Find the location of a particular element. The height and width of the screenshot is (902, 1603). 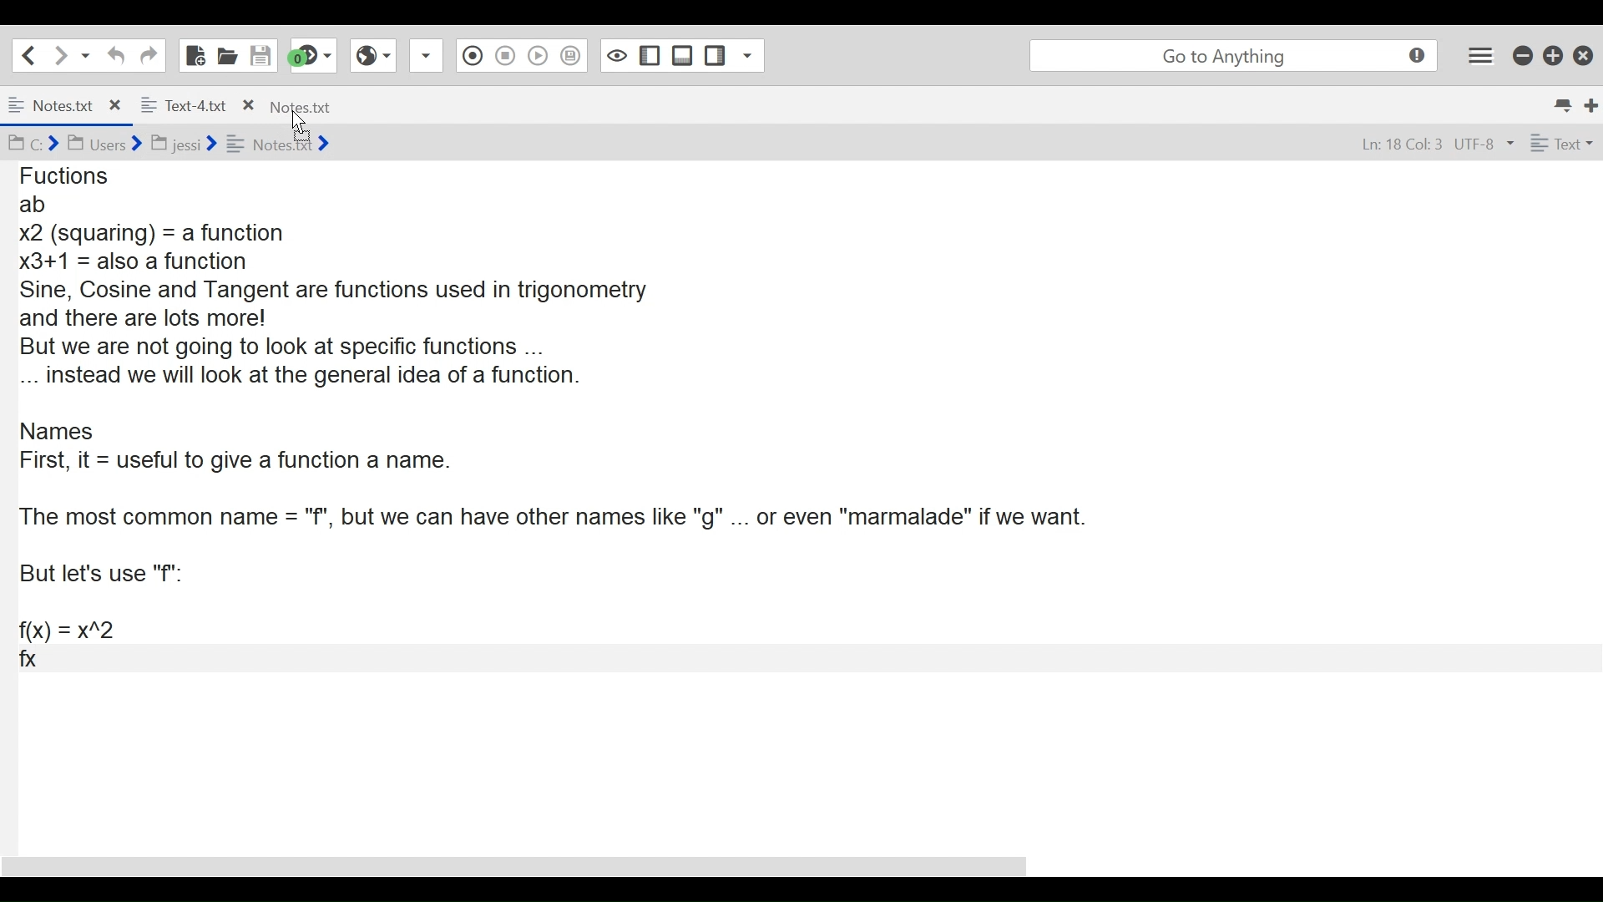

jessi is located at coordinates (185, 140).